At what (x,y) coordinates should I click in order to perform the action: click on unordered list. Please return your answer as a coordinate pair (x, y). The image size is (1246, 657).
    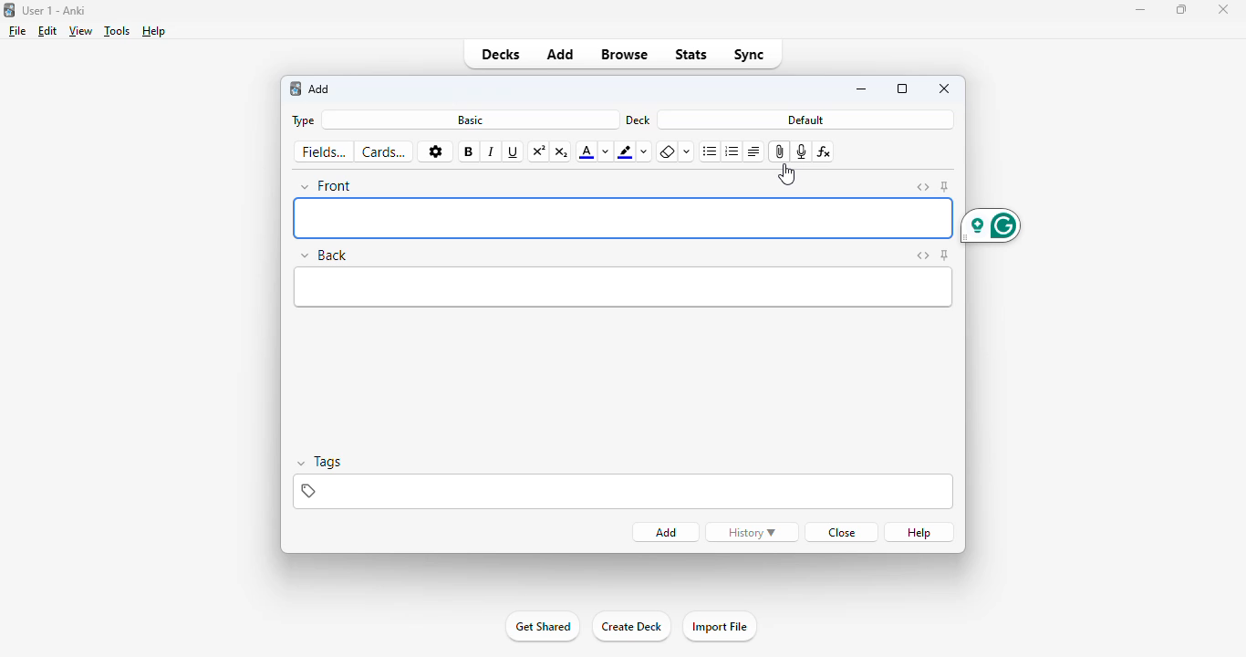
    Looking at the image, I should click on (710, 151).